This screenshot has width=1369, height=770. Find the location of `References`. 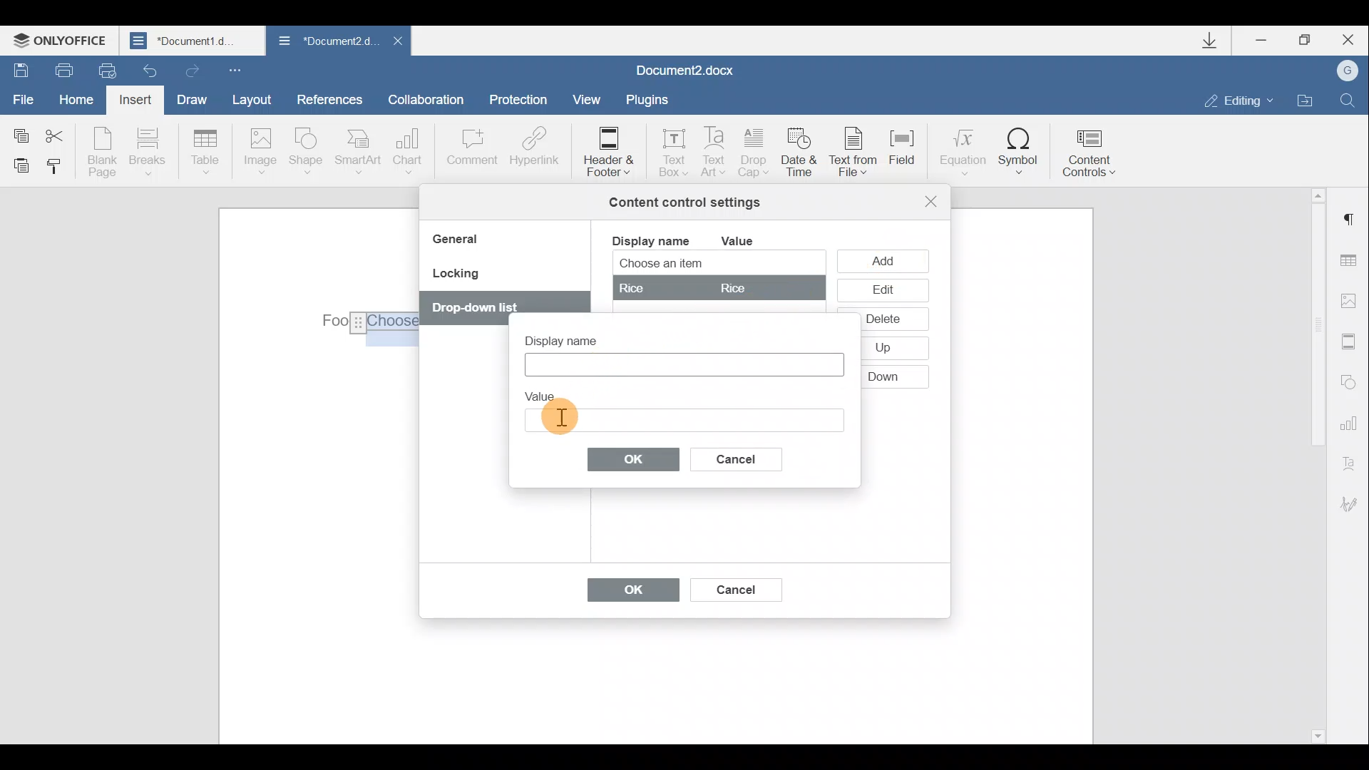

References is located at coordinates (329, 98).